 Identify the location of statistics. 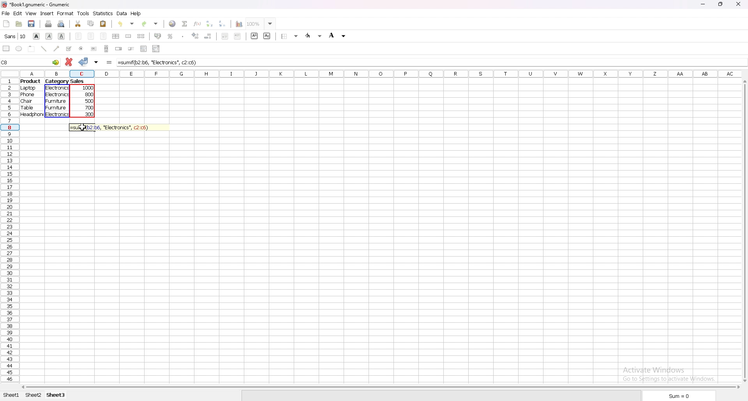
(104, 13).